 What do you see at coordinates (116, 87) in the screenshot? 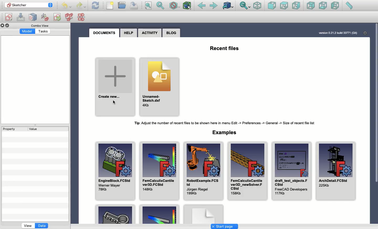
I see `Create new` at bounding box center [116, 87].